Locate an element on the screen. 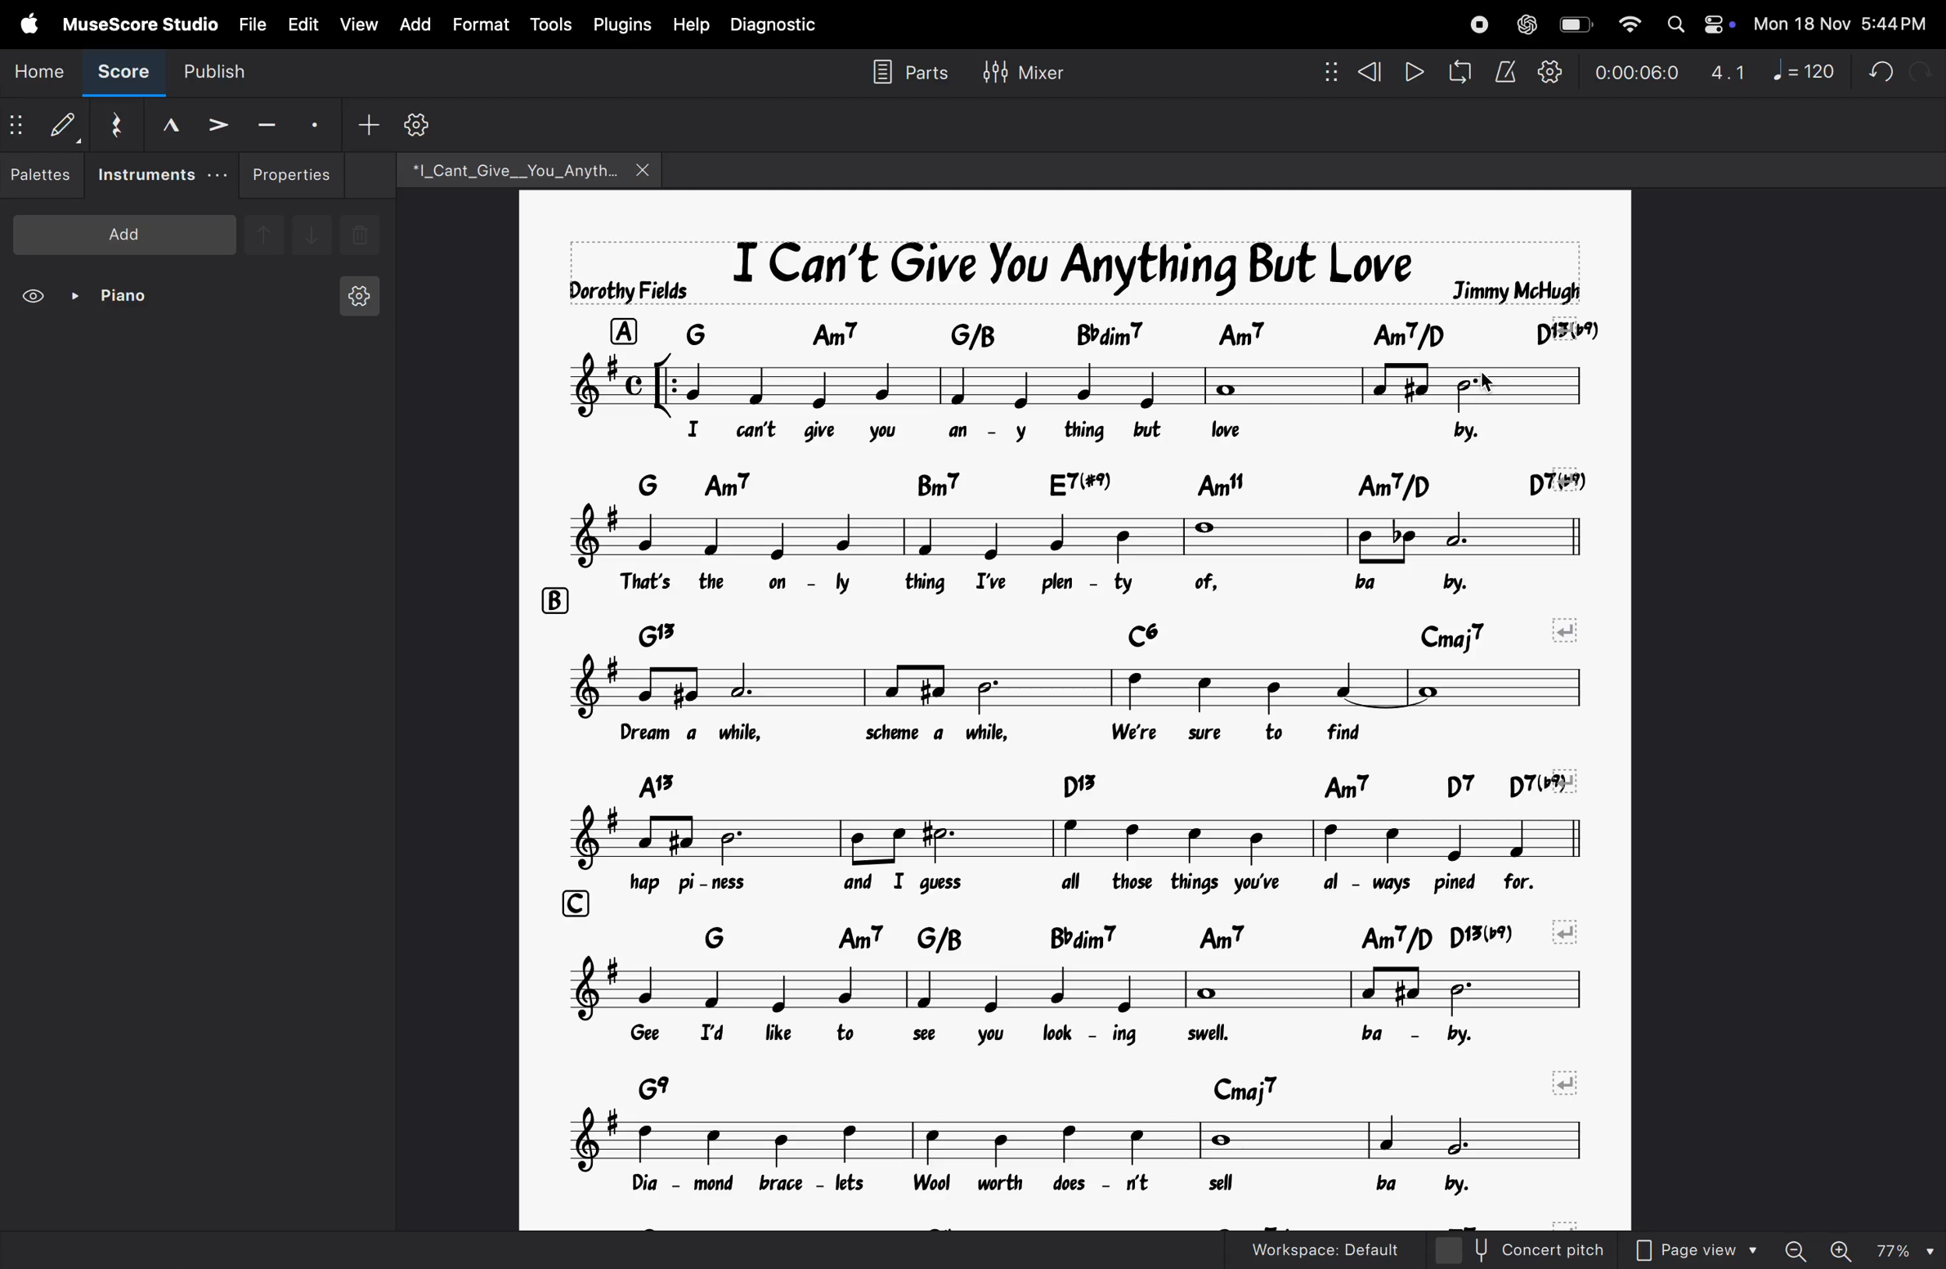 The height and width of the screenshot is (1269, 1946). playback settings is located at coordinates (1551, 72).